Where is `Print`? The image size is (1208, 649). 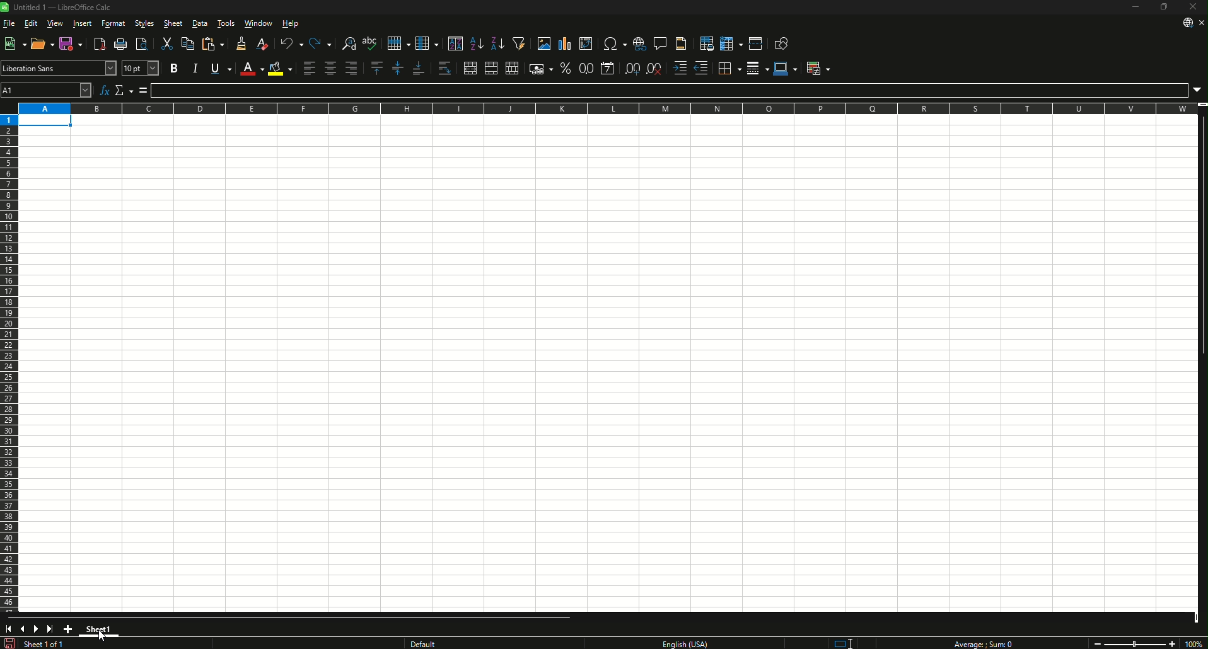
Print is located at coordinates (121, 43).